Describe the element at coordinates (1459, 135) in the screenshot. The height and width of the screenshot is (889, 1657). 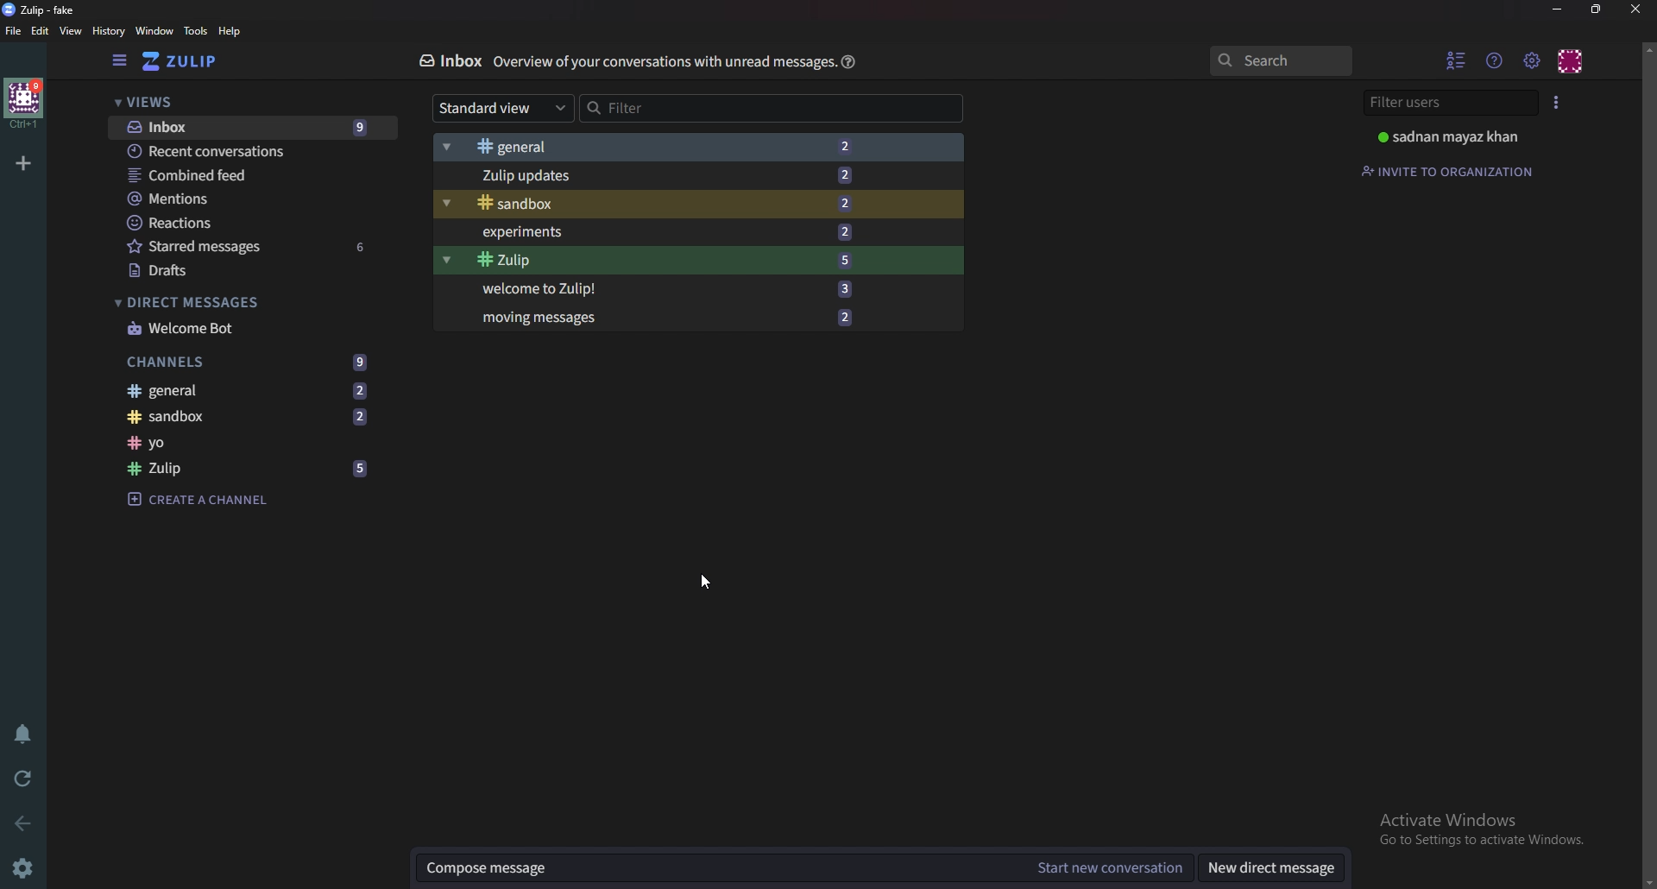
I see `Profile` at that location.